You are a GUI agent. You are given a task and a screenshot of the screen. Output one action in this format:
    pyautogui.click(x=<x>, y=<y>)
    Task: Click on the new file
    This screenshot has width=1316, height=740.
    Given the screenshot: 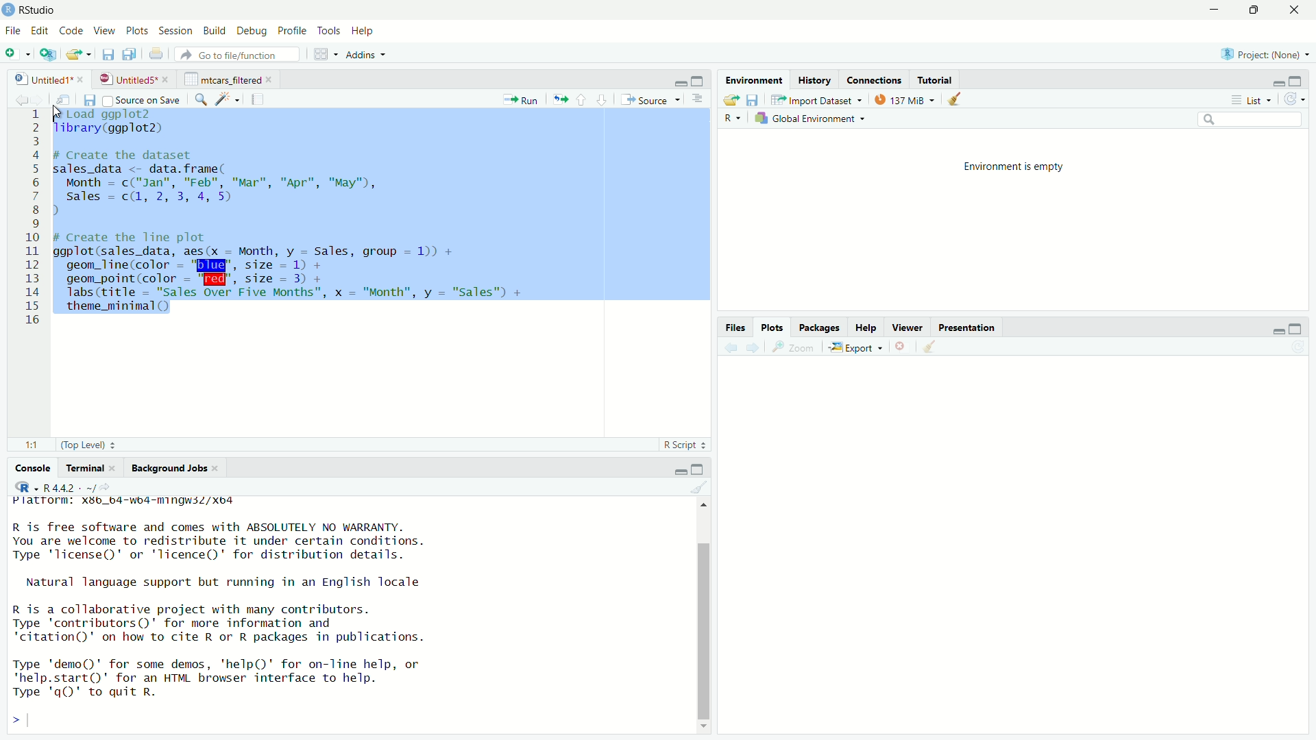 What is the action you would take?
    pyautogui.click(x=14, y=54)
    